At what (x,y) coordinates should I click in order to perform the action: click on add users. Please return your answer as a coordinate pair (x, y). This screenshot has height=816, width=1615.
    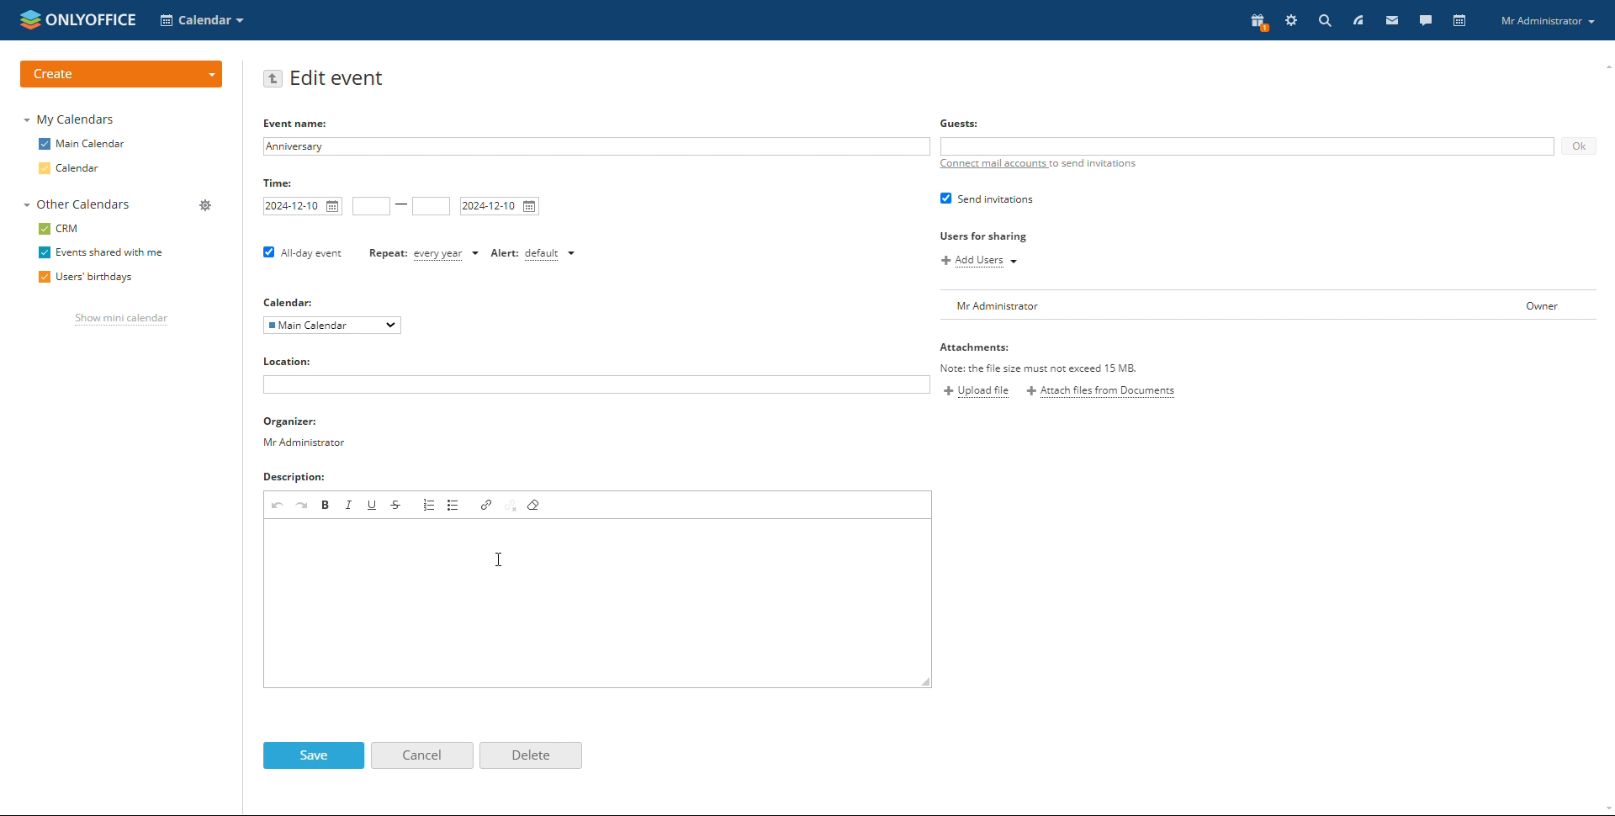
    Looking at the image, I should click on (981, 262).